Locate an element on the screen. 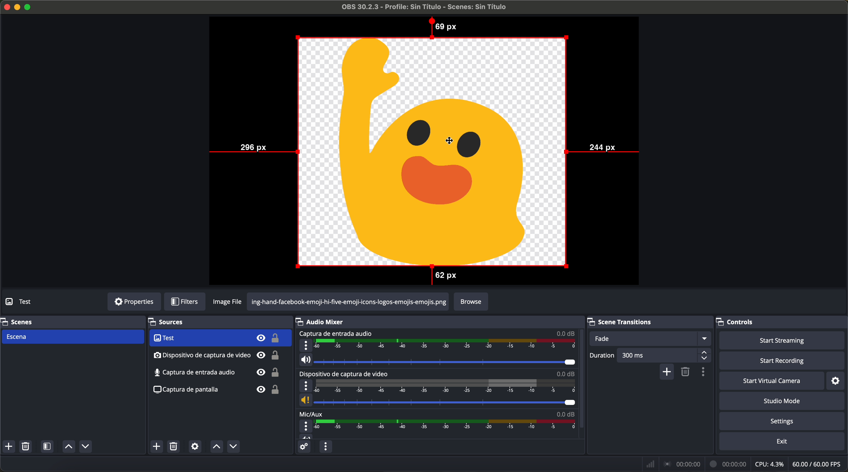 This screenshot has width=848, height=472. duration is located at coordinates (602, 356).